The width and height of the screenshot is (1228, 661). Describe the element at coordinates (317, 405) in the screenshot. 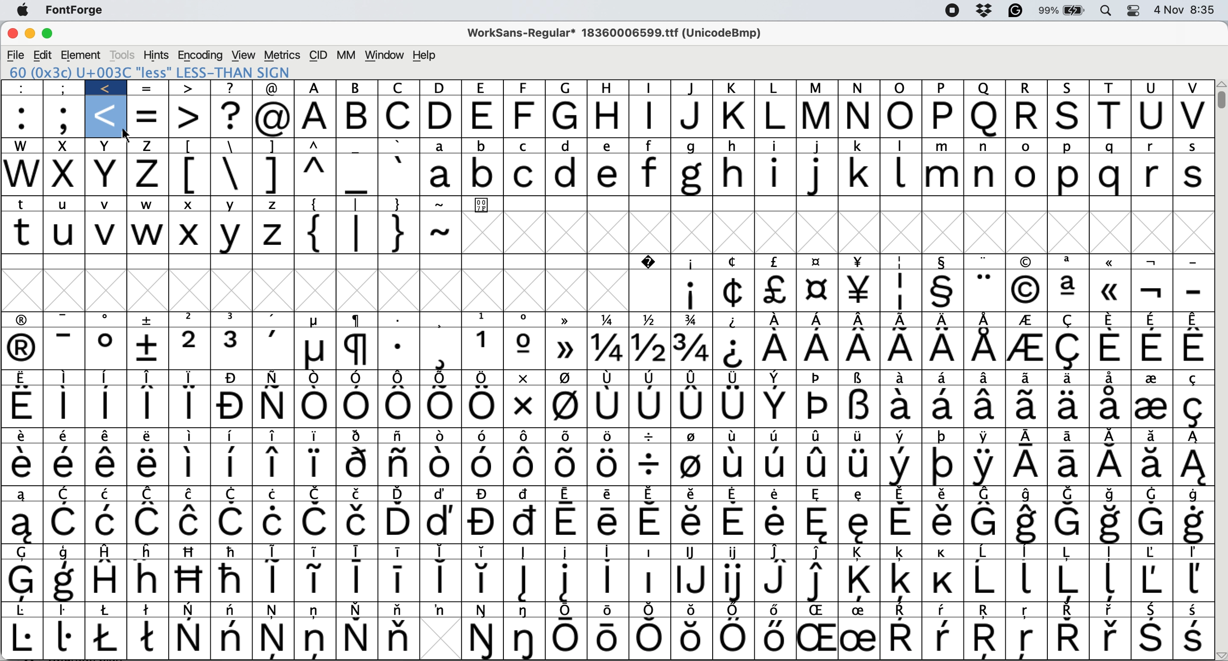

I see `Symbol` at that location.